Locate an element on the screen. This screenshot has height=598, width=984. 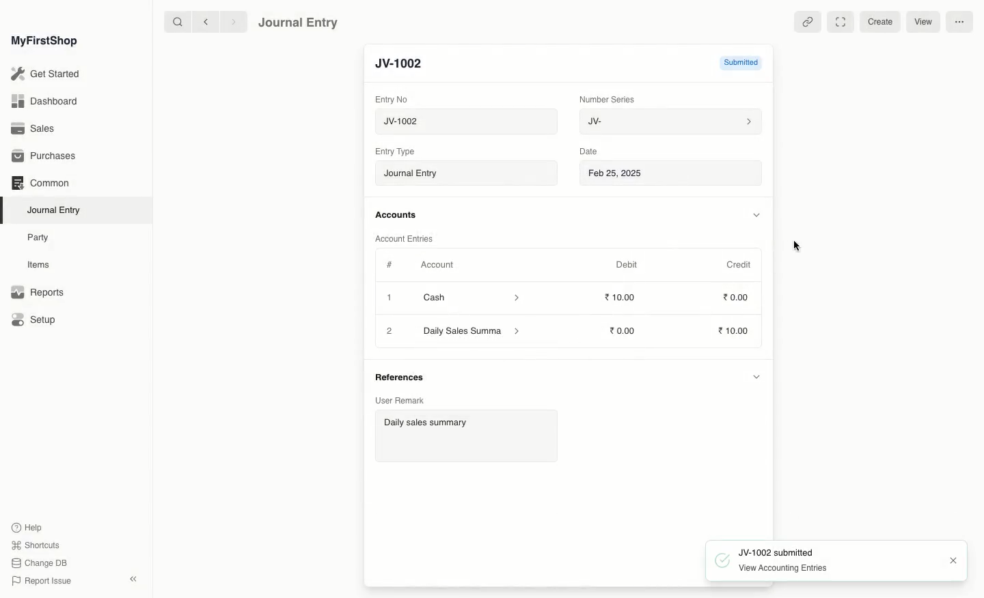
Date is located at coordinates (589, 152).